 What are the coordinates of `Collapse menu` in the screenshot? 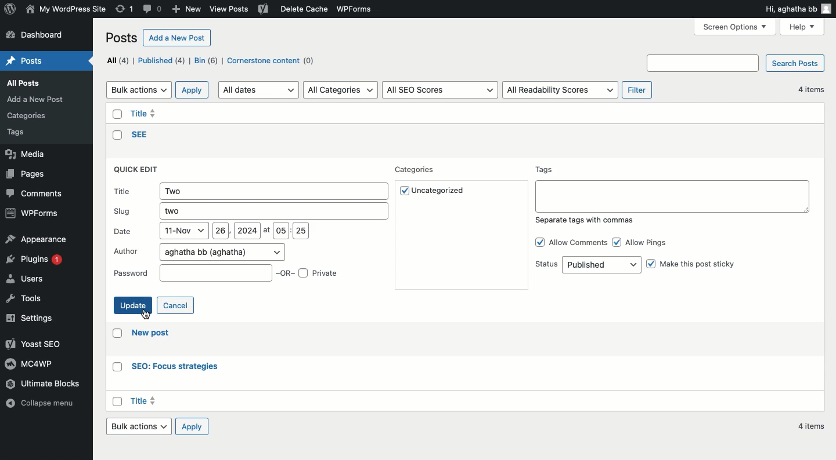 It's located at (42, 409).